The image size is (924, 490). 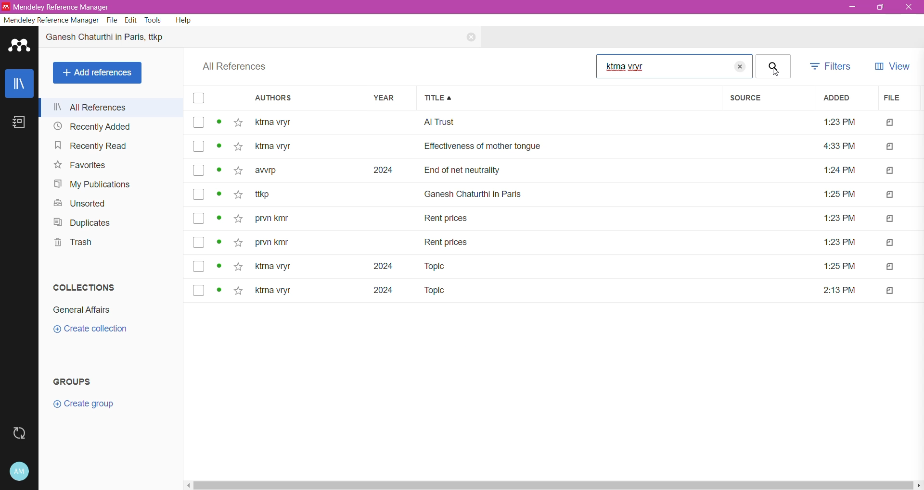 What do you see at coordinates (78, 204) in the screenshot?
I see `Unsorted` at bounding box center [78, 204].